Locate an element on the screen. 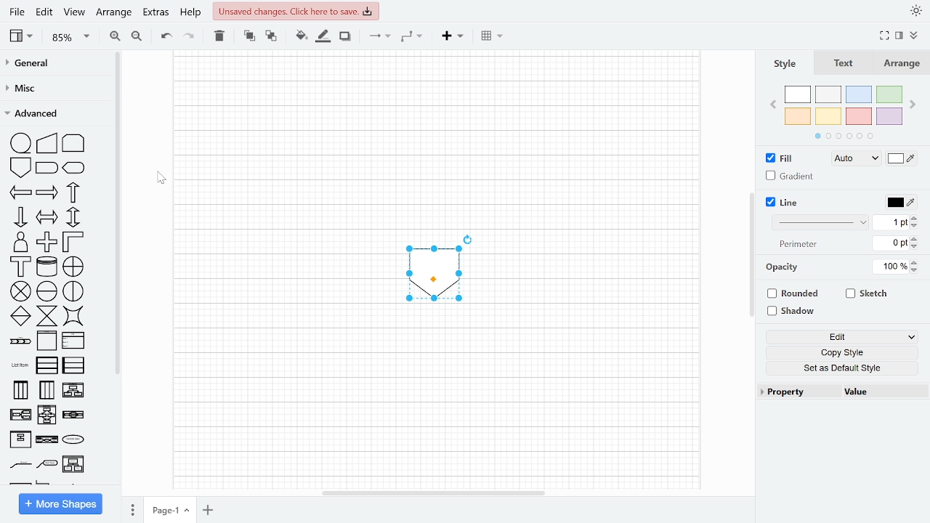 The image size is (930, 523). violet is located at coordinates (889, 115).